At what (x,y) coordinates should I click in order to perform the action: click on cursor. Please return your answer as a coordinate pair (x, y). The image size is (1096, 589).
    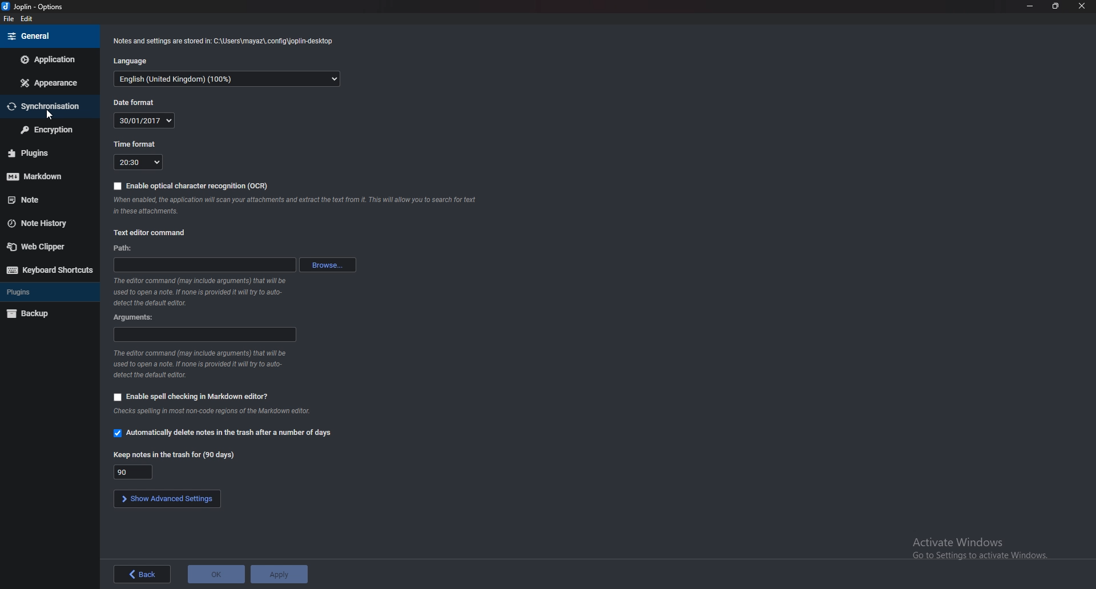
    Looking at the image, I should click on (50, 114).